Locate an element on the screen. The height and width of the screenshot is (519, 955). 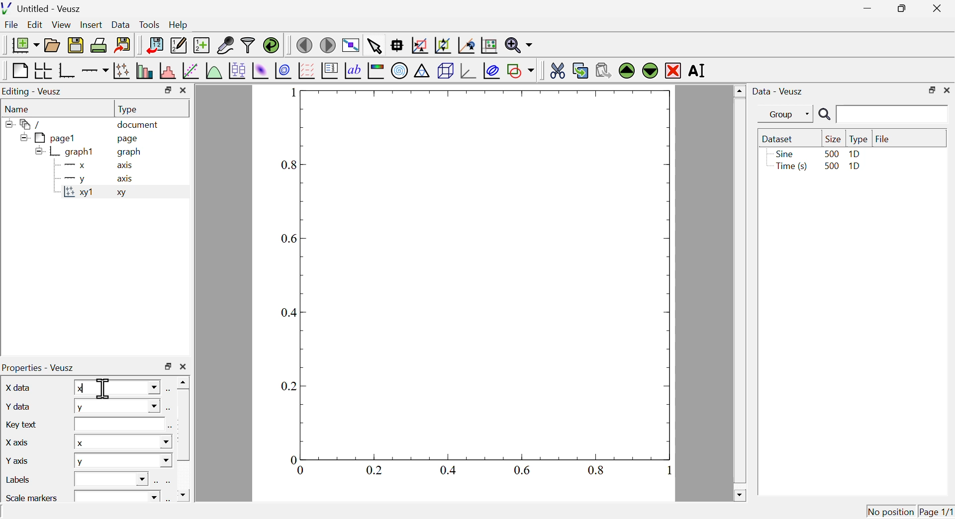
y axis is located at coordinates (19, 459).